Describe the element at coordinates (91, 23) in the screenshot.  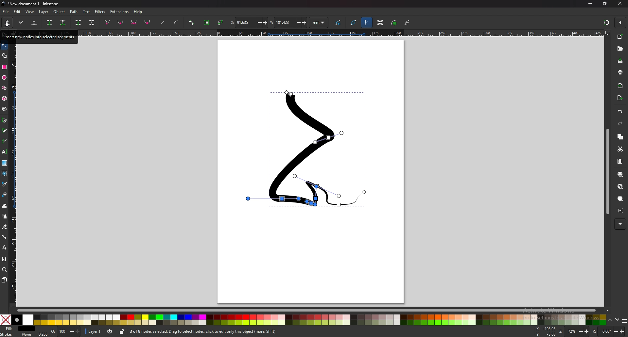
I see `delete segment between two non endpoint nodes` at that location.